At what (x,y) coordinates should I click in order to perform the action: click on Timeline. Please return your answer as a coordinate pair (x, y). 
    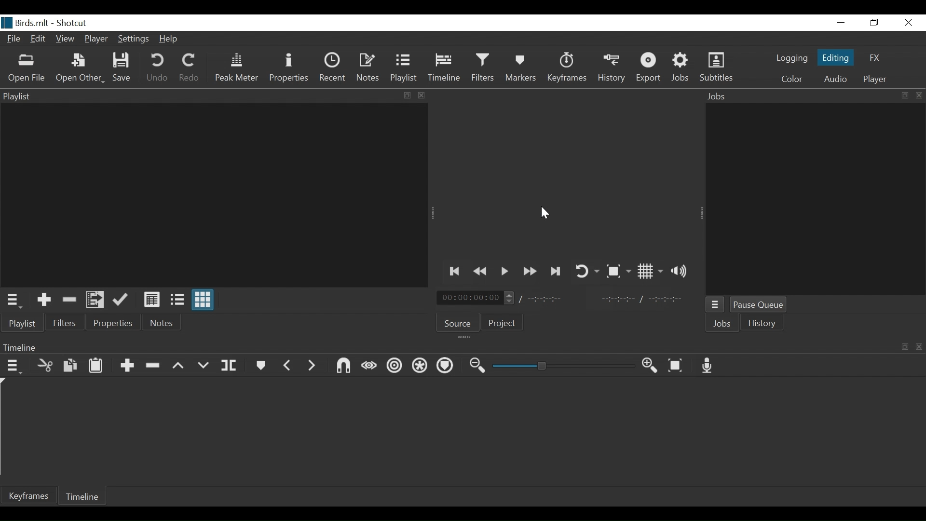
    Looking at the image, I should click on (85, 495).